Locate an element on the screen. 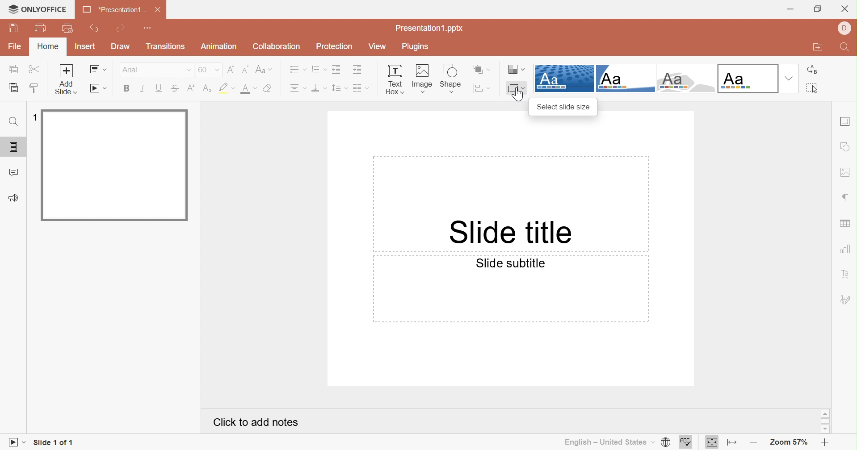 This screenshot has width=857, height=450. Font size is located at coordinates (208, 69).